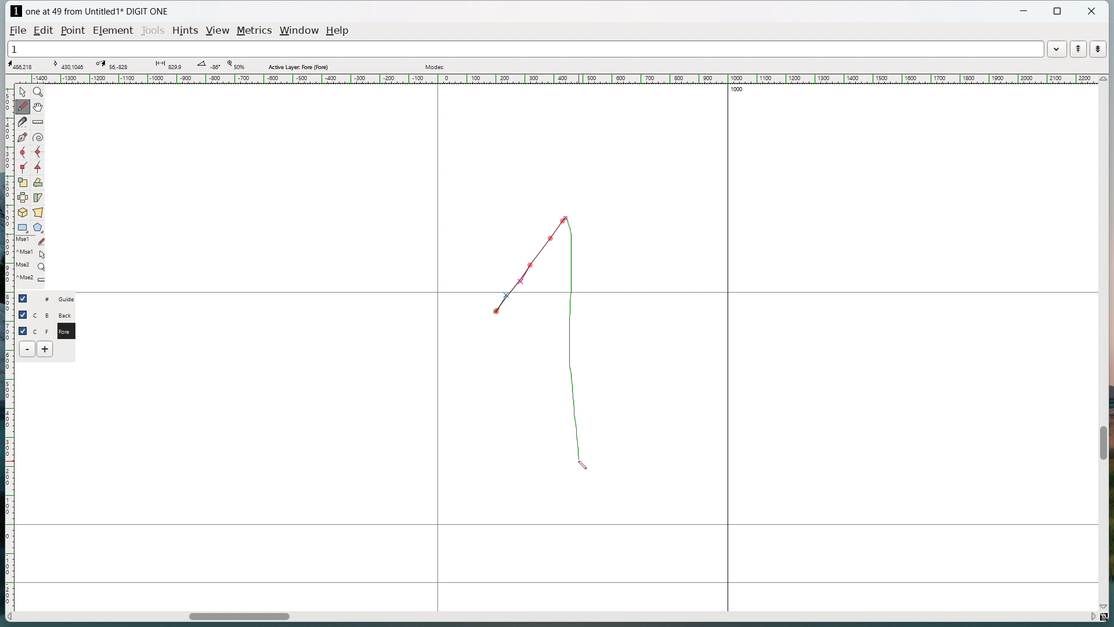 The height and width of the screenshot is (627, 1114). What do you see at coordinates (23, 315) in the screenshot?
I see `checkbox` at bounding box center [23, 315].